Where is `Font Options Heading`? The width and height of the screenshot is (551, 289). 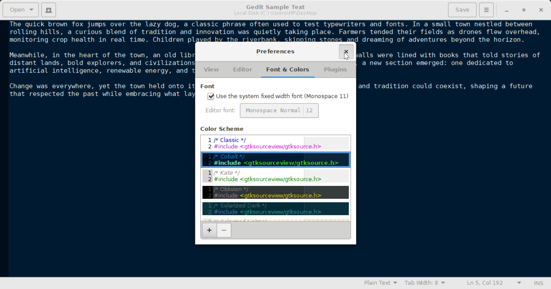
Font Options Heading is located at coordinates (209, 87).